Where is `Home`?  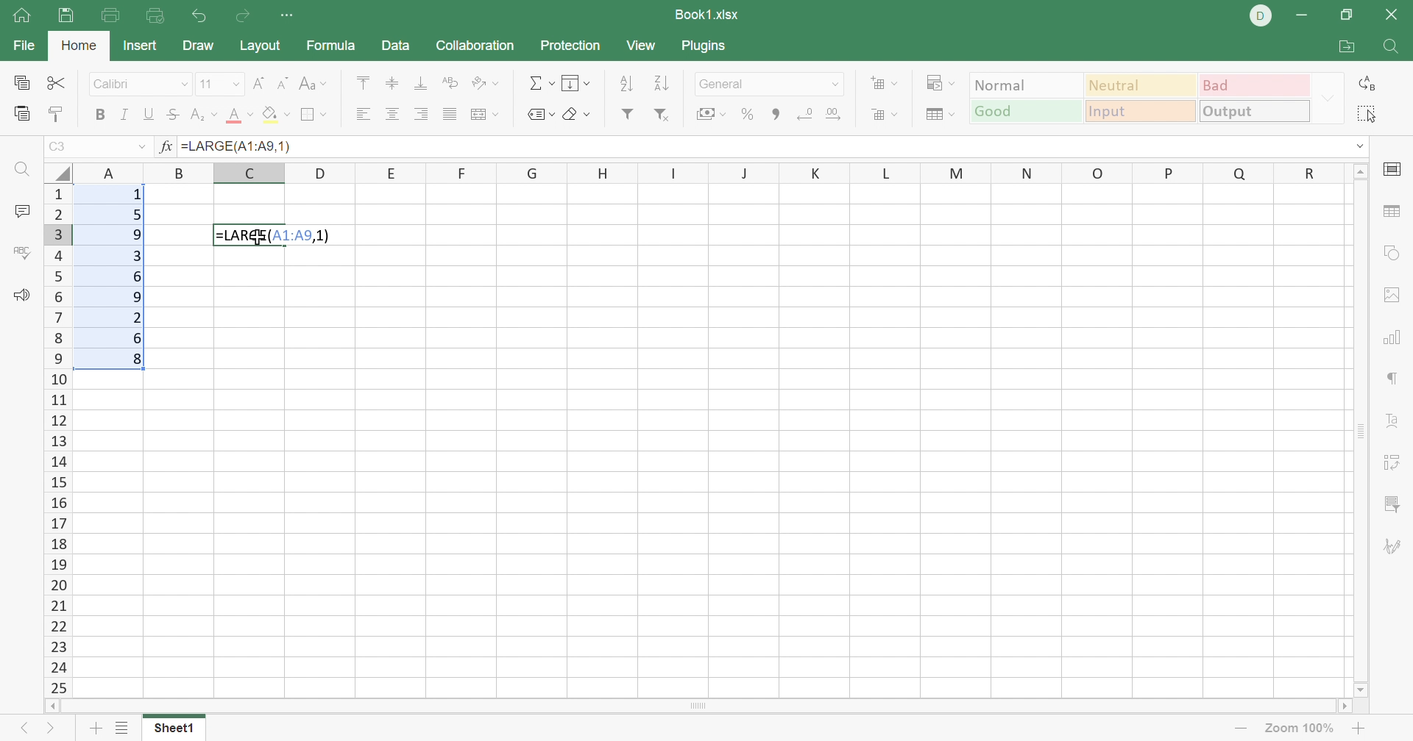 Home is located at coordinates (78, 43).